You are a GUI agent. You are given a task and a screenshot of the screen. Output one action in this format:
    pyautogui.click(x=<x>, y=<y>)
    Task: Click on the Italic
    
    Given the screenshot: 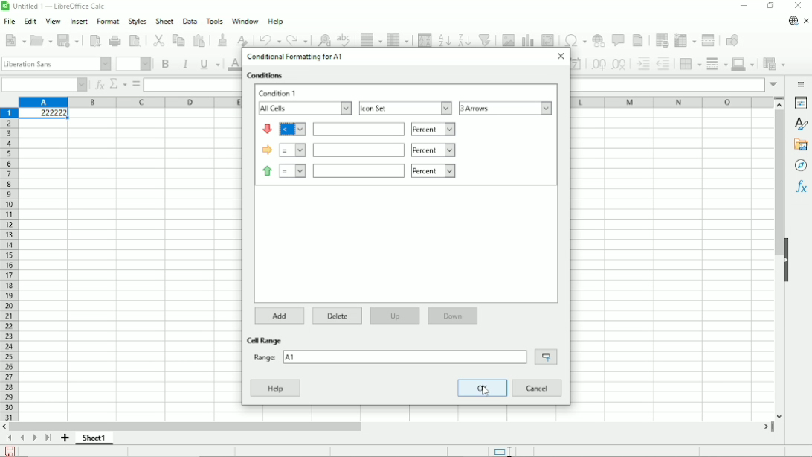 What is the action you would take?
    pyautogui.click(x=185, y=64)
    